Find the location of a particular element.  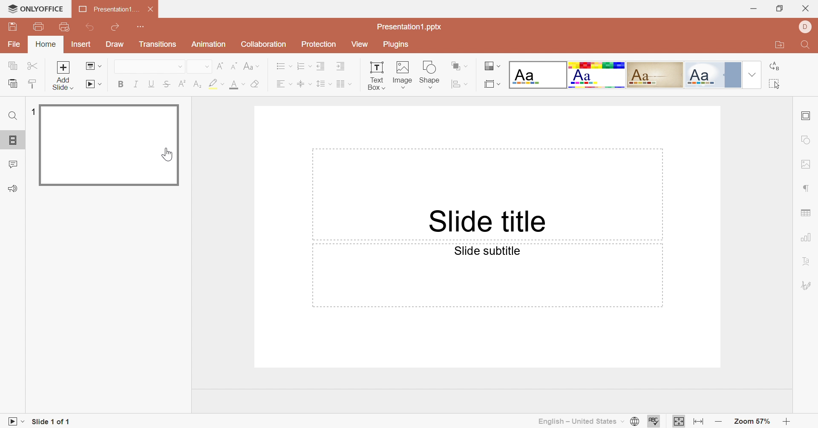

Slide title is located at coordinates (487, 220).